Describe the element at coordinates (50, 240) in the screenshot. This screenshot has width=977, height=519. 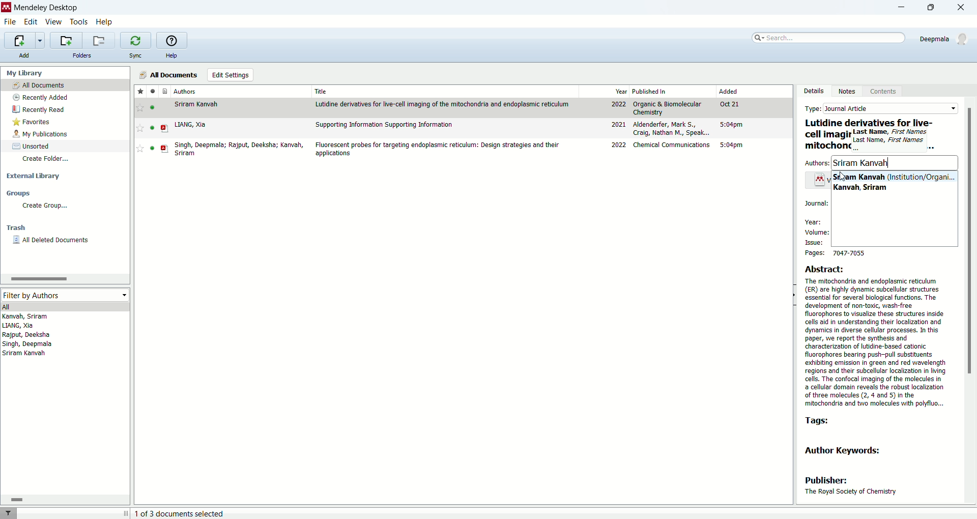
I see `all deleted documents` at that location.